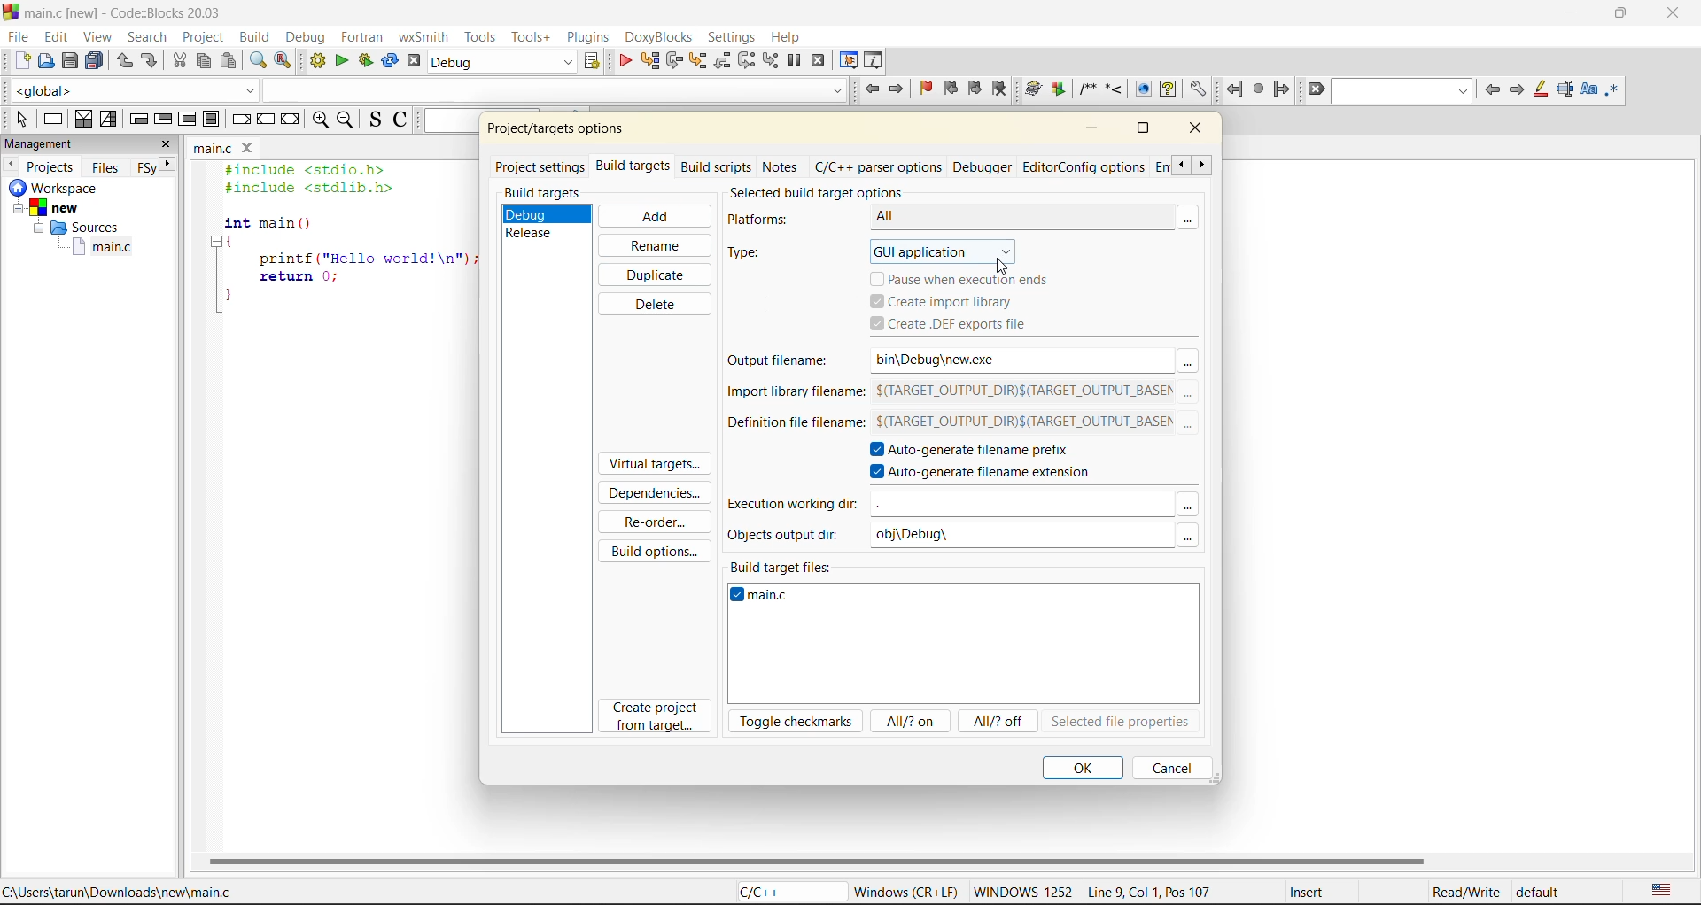 The height and width of the screenshot is (905, 1701). Describe the element at coordinates (340, 63) in the screenshot. I see `run` at that location.